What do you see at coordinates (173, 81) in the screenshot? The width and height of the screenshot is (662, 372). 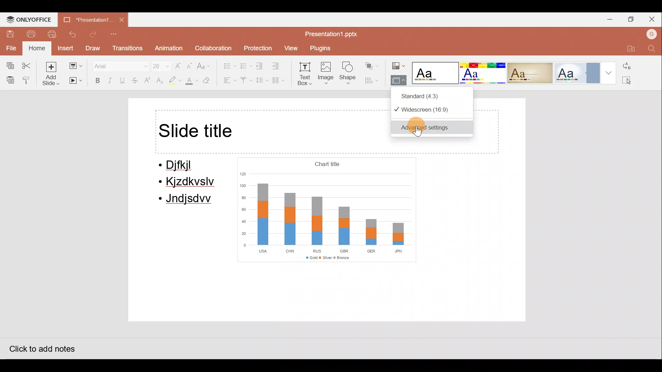 I see `Highlight color` at bounding box center [173, 81].